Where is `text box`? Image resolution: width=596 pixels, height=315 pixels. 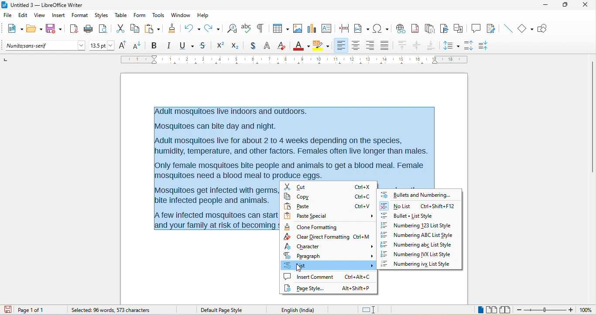 text box is located at coordinates (326, 28).